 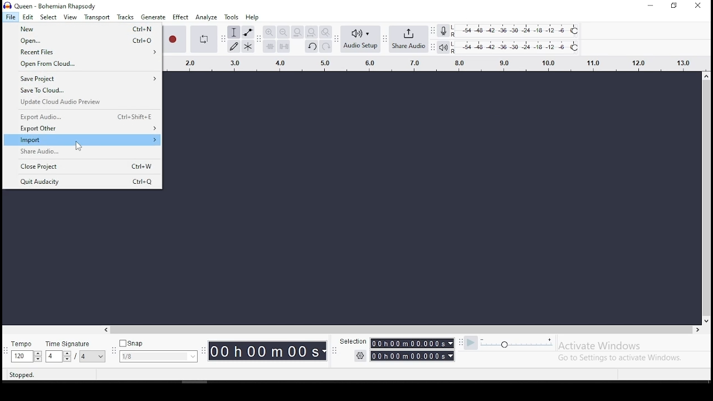 What do you see at coordinates (233, 33) in the screenshot?
I see `selection tool` at bounding box center [233, 33].